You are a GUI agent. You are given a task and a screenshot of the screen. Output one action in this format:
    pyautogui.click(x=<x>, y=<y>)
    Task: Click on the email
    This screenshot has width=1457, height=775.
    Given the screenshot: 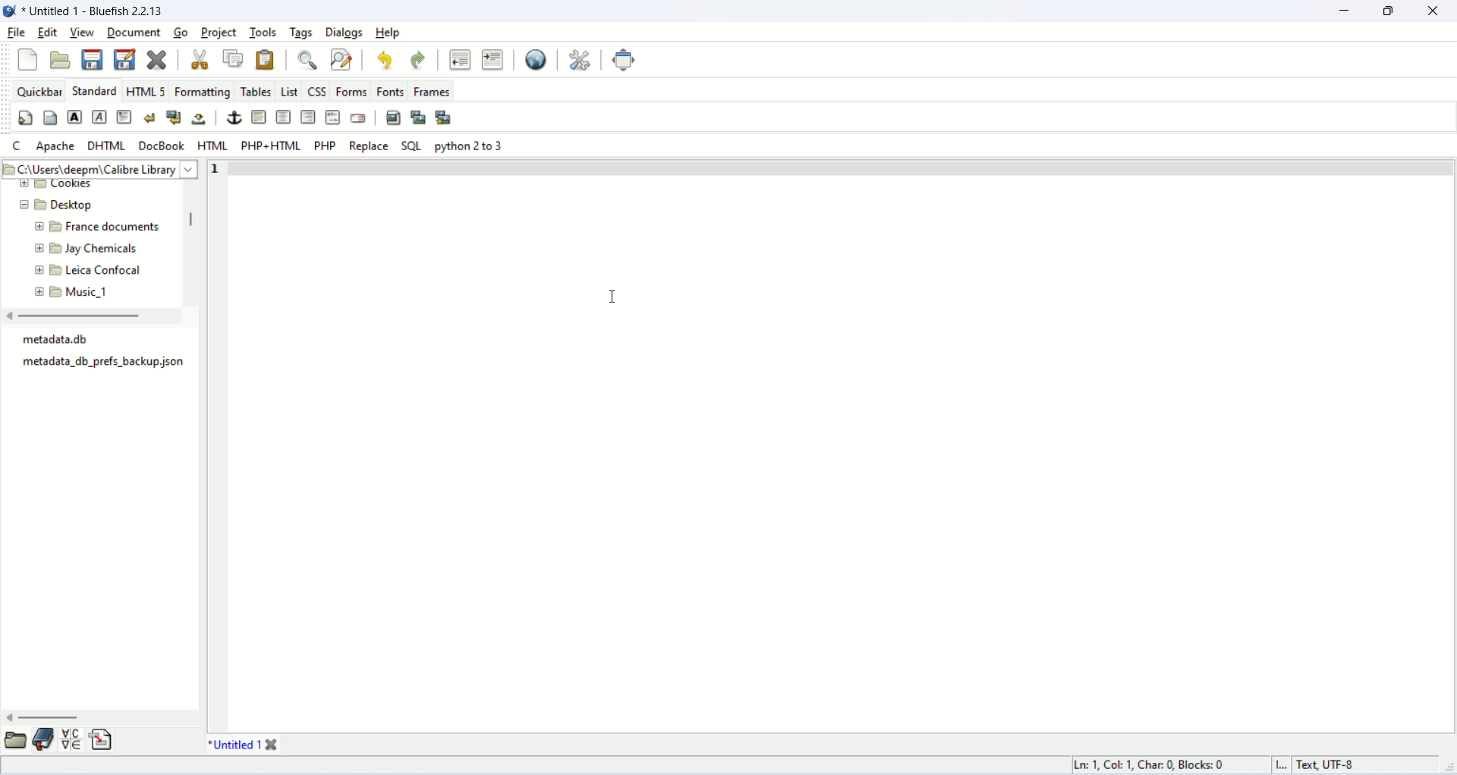 What is the action you would take?
    pyautogui.click(x=357, y=118)
    